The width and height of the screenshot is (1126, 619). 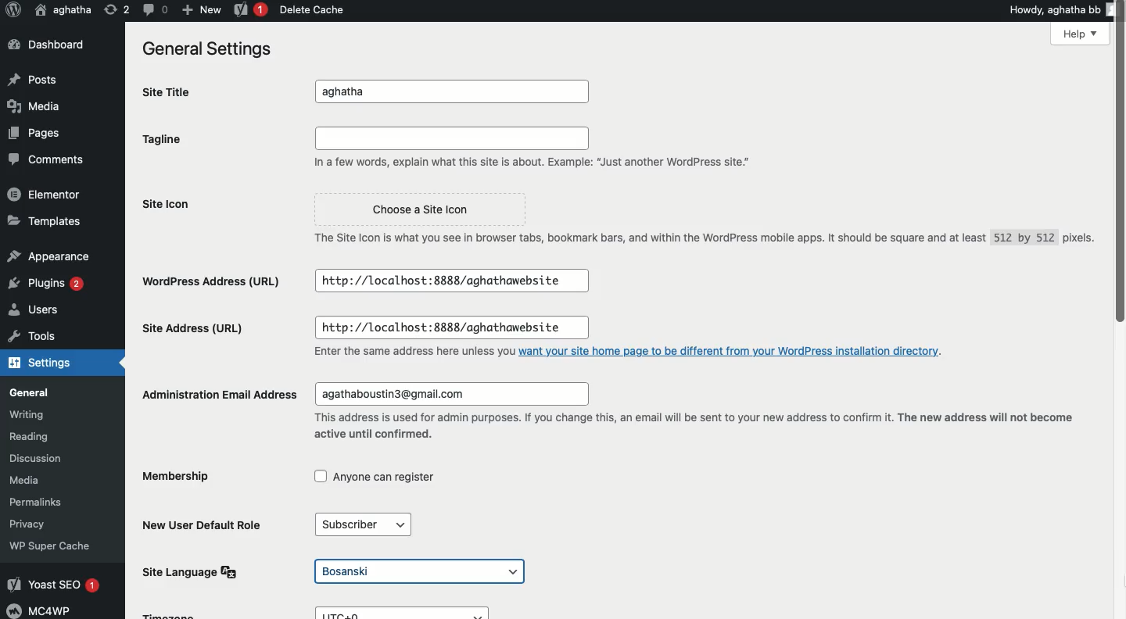 I want to click on UTC + 0, so click(x=408, y=613).